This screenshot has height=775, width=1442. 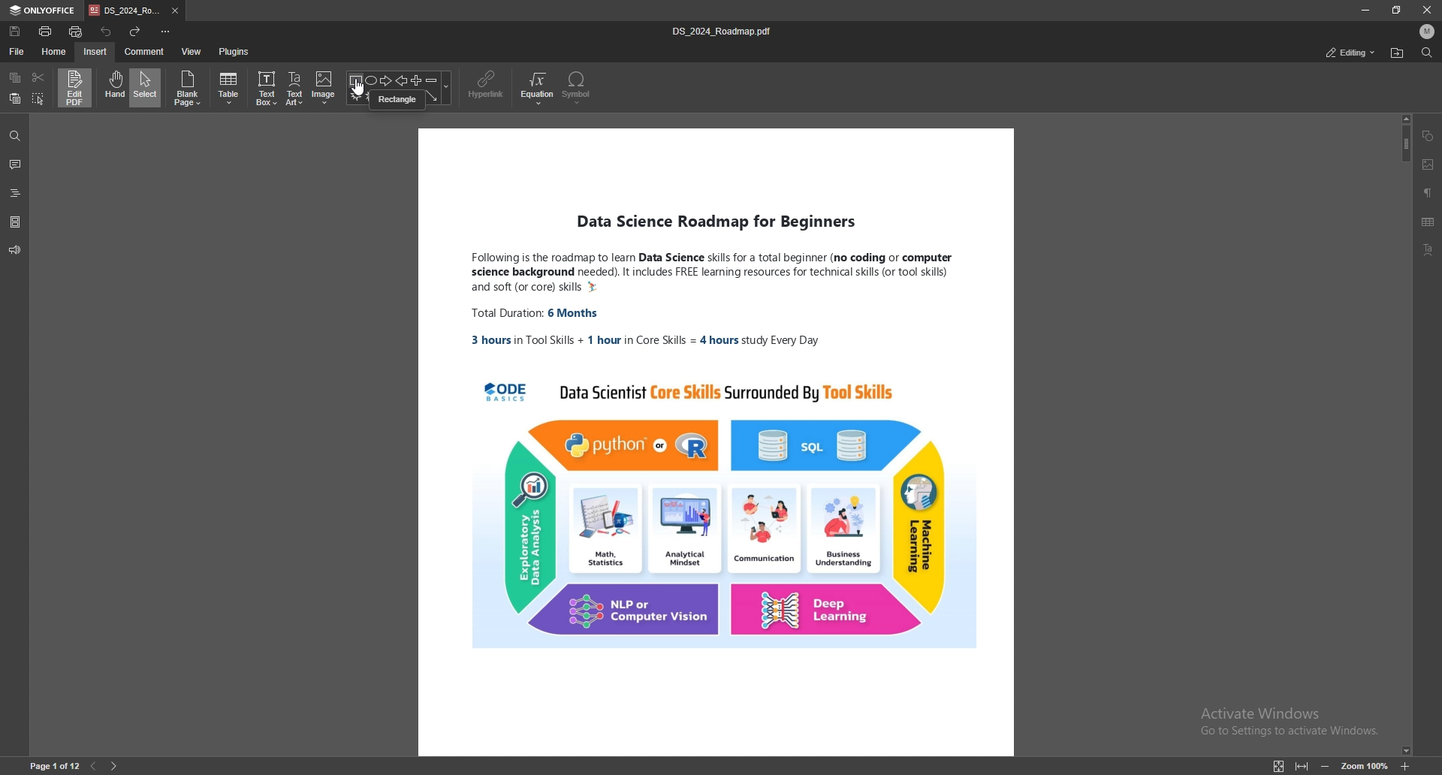 What do you see at coordinates (76, 87) in the screenshot?
I see `edit pdf` at bounding box center [76, 87].